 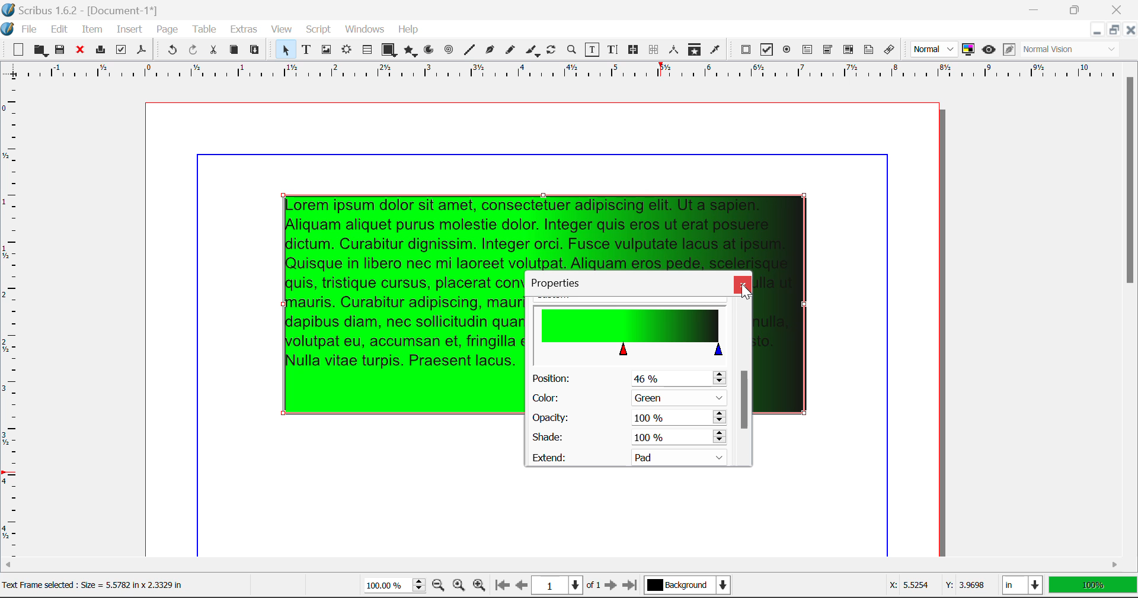 I want to click on Next Page, so click(x=610, y=586).